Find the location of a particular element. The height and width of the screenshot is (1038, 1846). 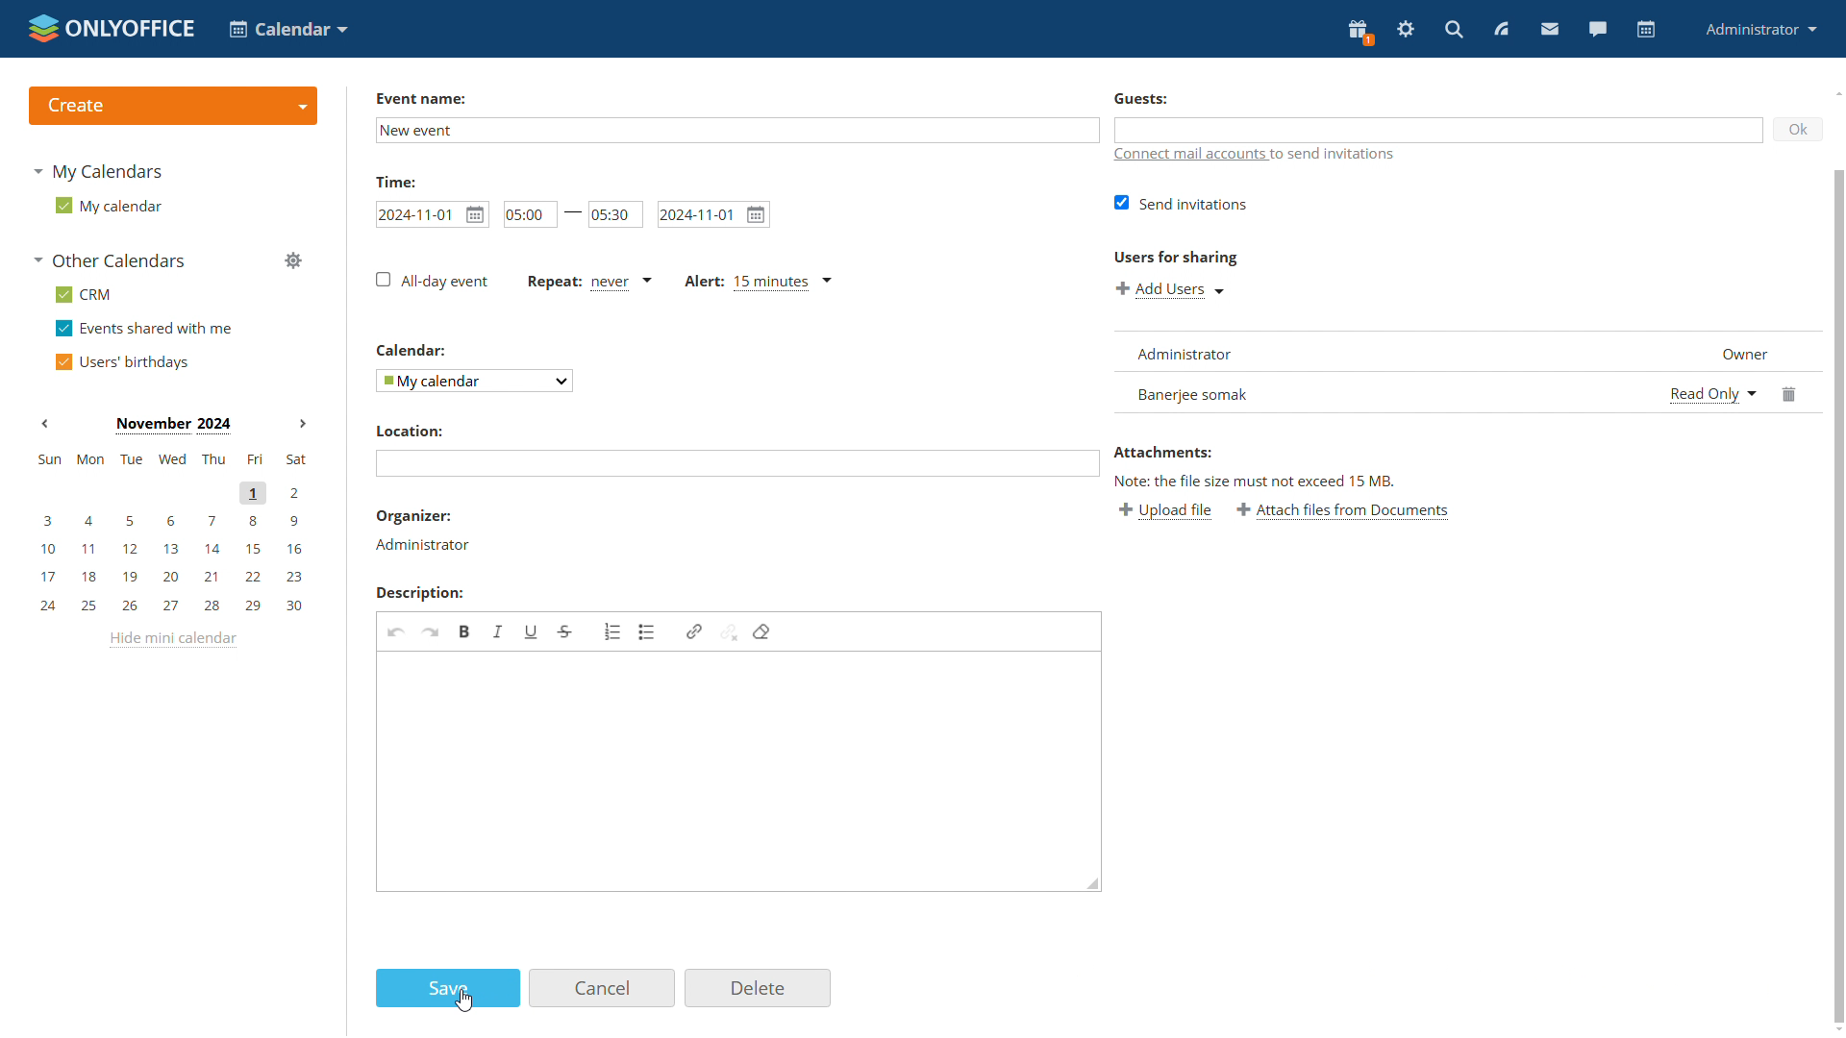

Event alert set at 15 minutes is located at coordinates (758, 283).